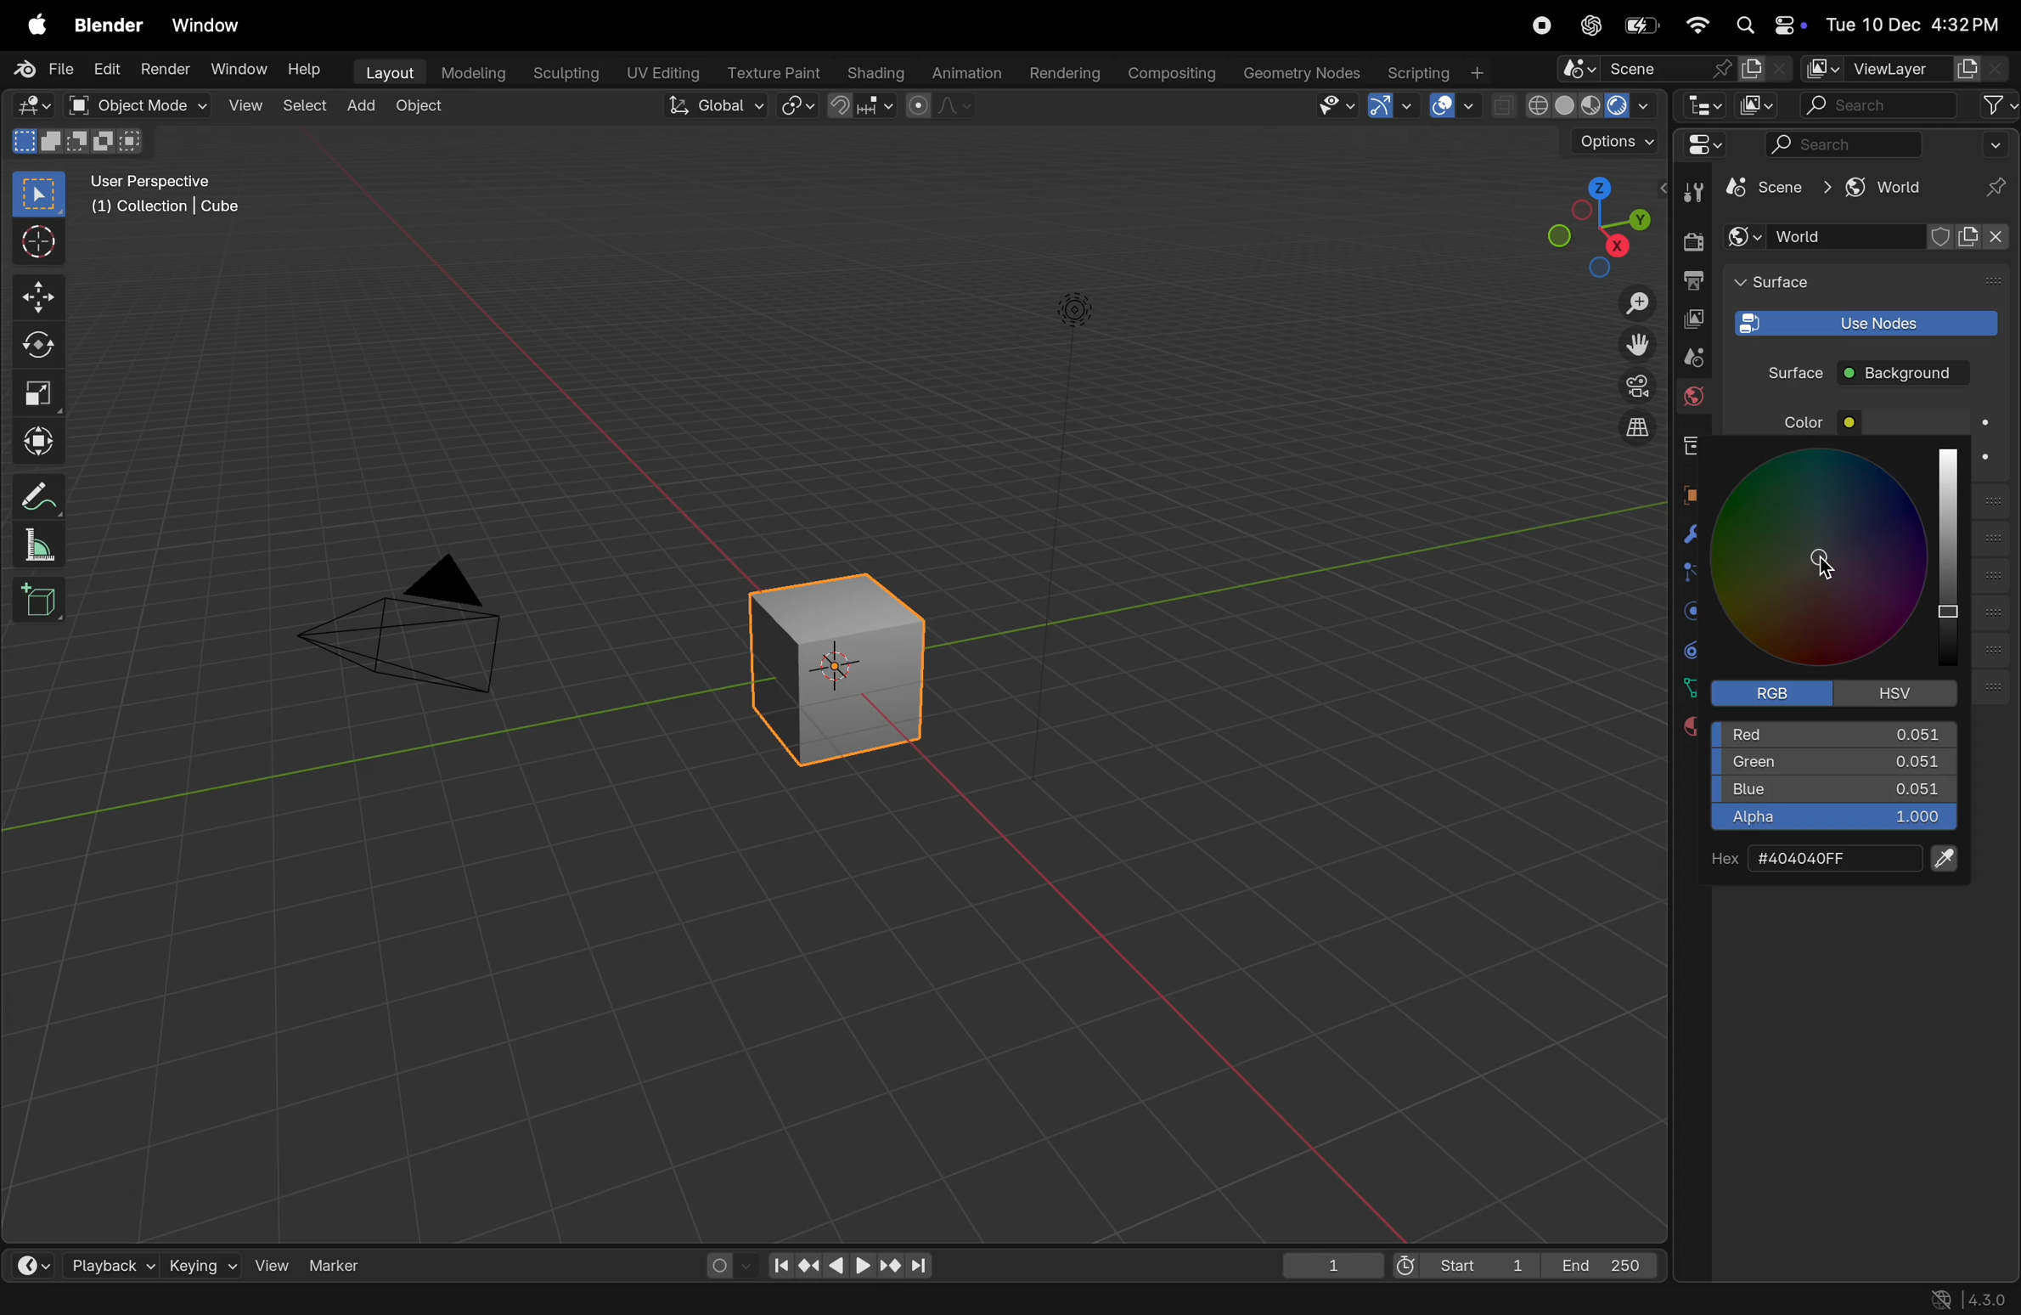 Image resolution: width=2021 pixels, height=1315 pixels. Describe the element at coordinates (1640, 26) in the screenshot. I see `battery` at that location.